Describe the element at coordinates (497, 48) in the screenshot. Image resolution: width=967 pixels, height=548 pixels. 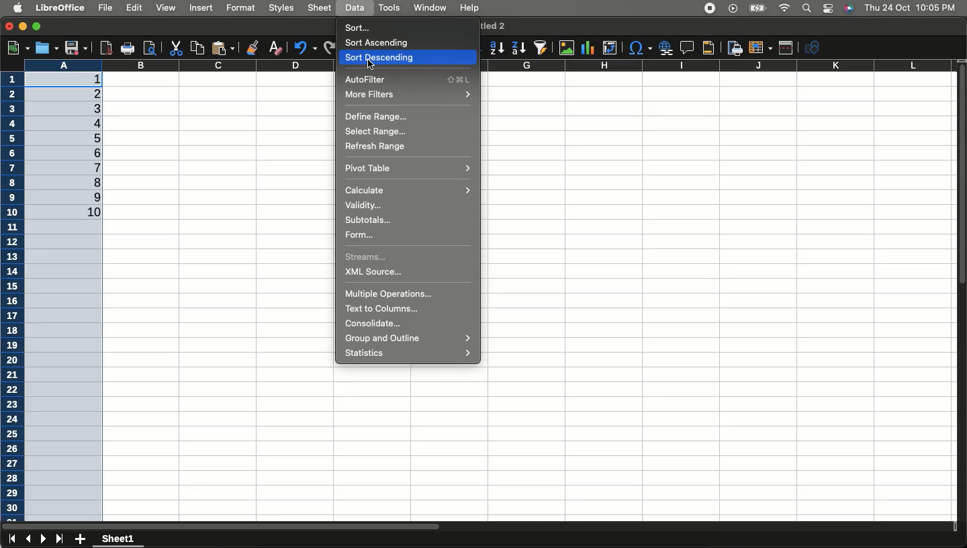
I see `Sort ascending` at that location.